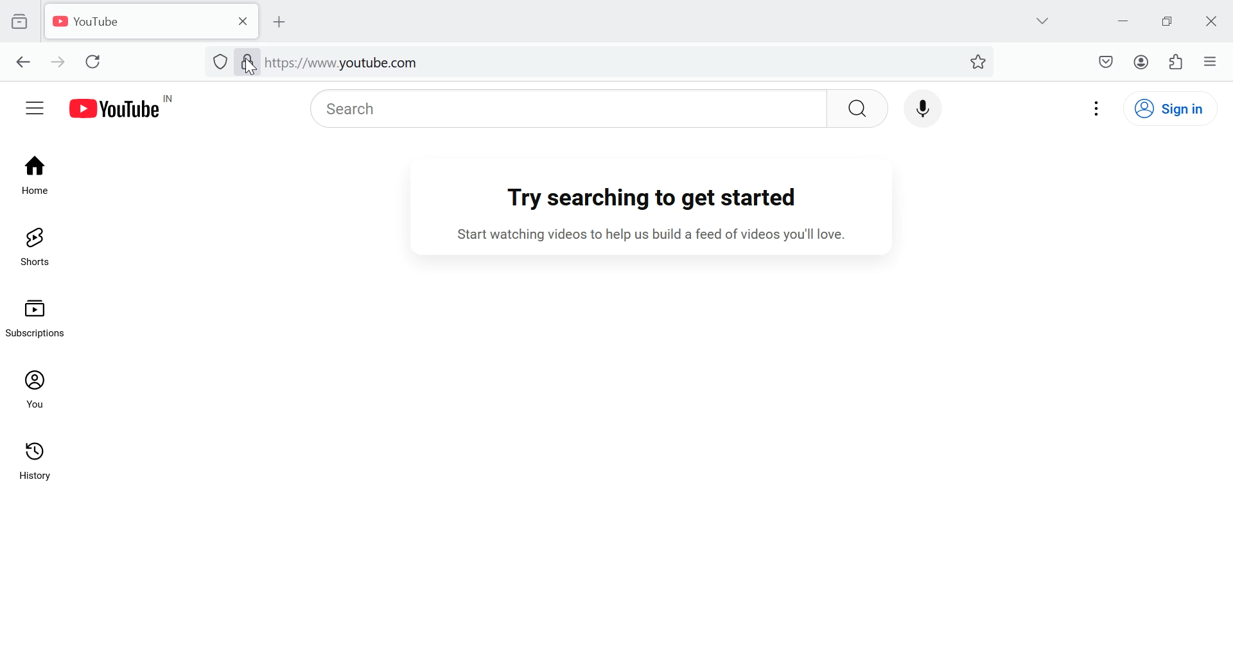 This screenshot has width=1233, height=647. Describe the element at coordinates (858, 108) in the screenshot. I see `Search button` at that location.